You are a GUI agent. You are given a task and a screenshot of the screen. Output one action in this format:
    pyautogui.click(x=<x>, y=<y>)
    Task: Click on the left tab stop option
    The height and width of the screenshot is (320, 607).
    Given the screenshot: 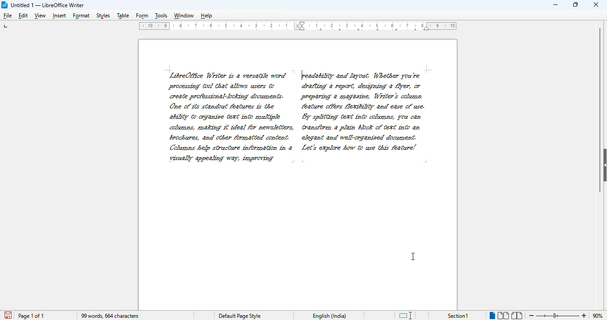 What is the action you would take?
    pyautogui.click(x=7, y=26)
    